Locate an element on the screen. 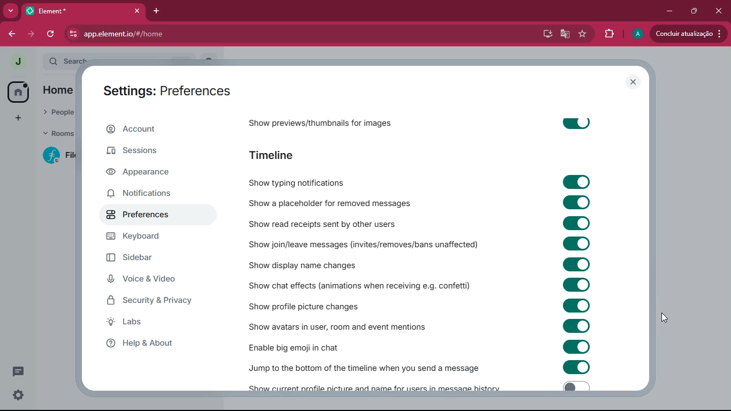 This screenshot has height=411, width=731. close is located at coordinates (136, 11).